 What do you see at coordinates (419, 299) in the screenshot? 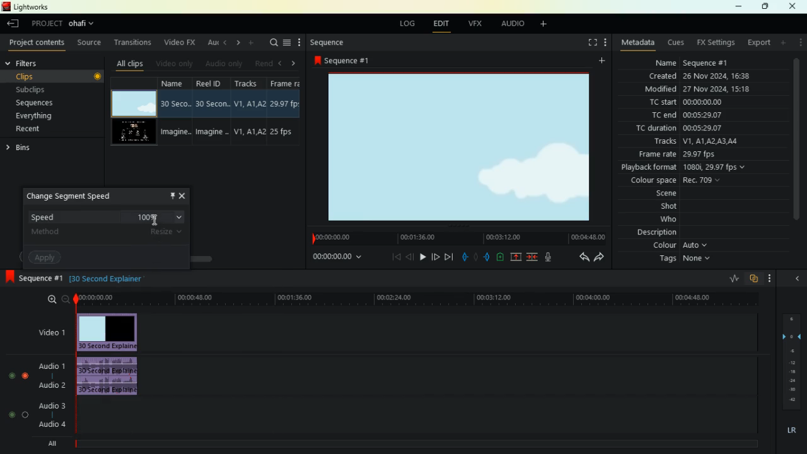
I see `time` at bounding box center [419, 299].